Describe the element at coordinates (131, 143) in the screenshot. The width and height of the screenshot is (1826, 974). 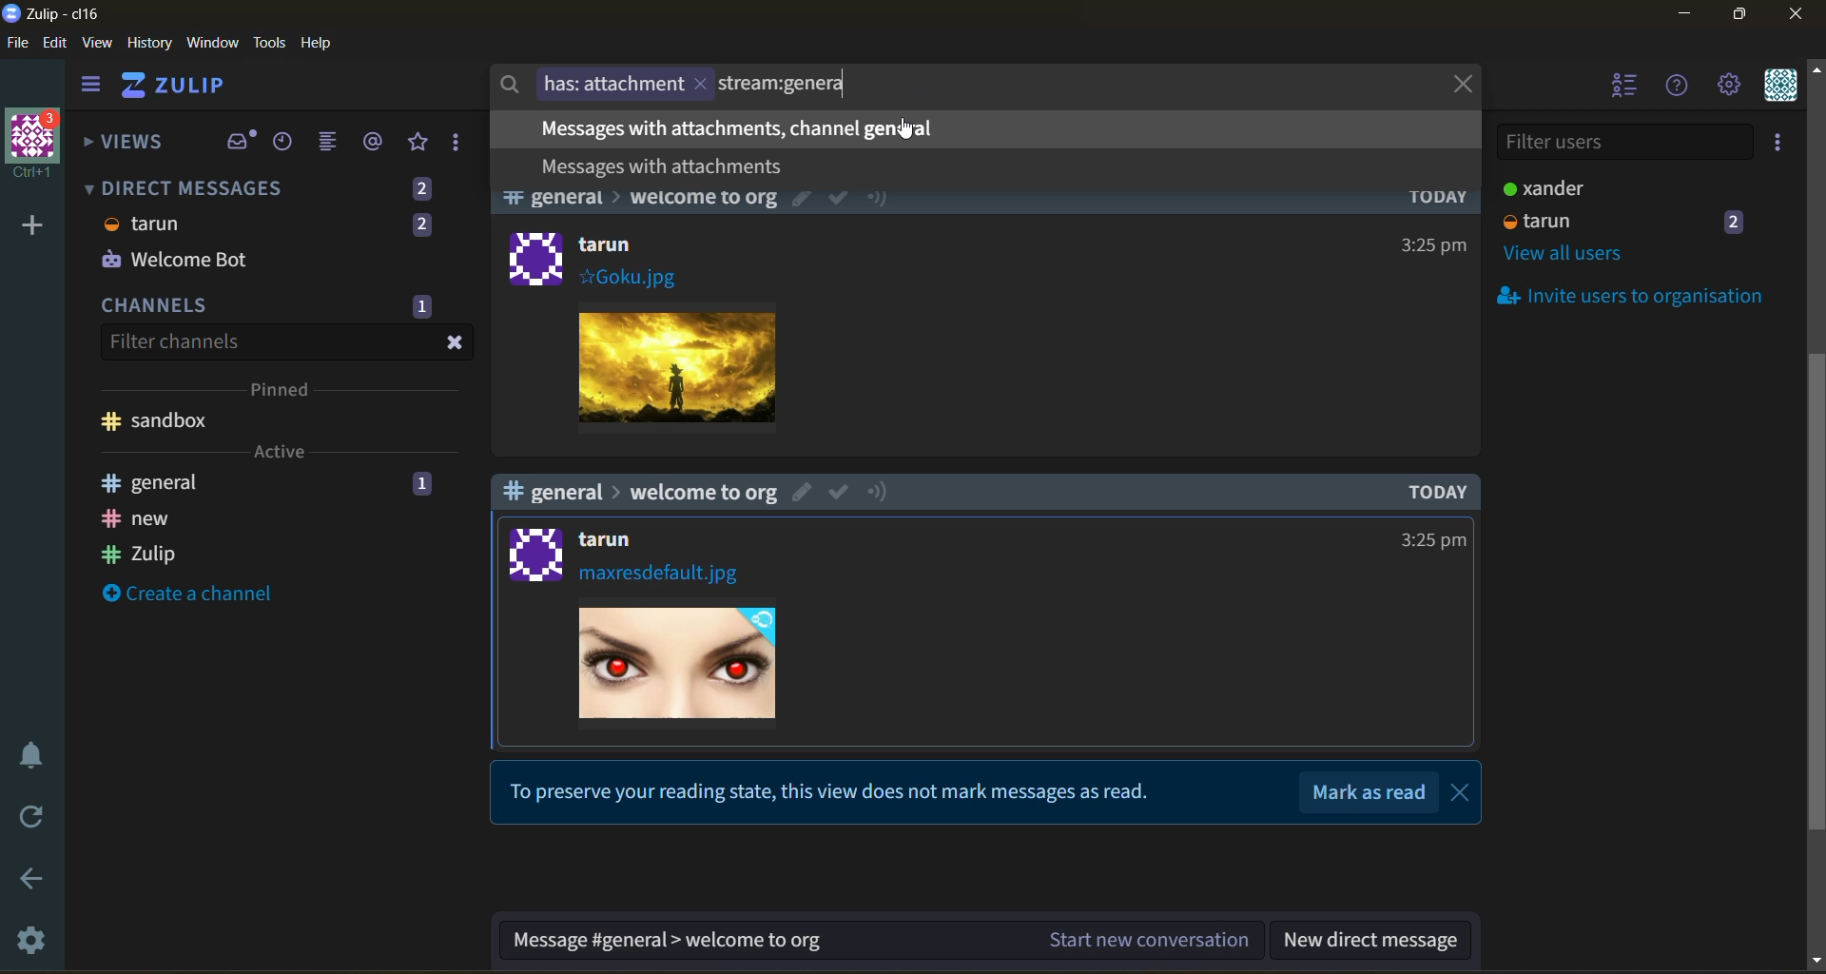
I see `views` at that location.